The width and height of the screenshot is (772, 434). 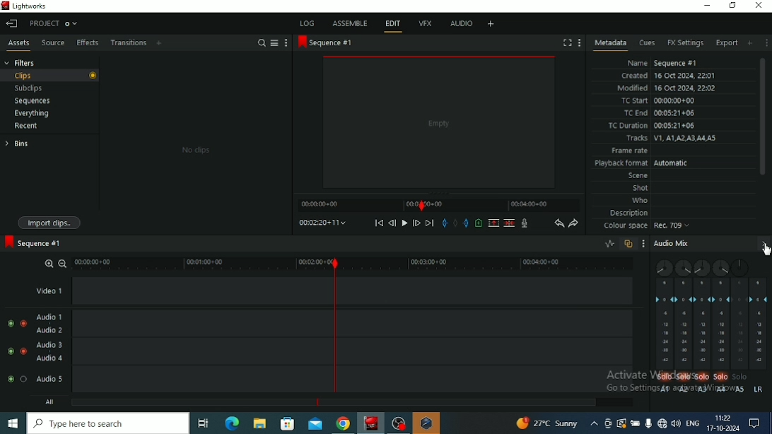 I want to click on Exit the current project and return to the project browser, so click(x=13, y=24).